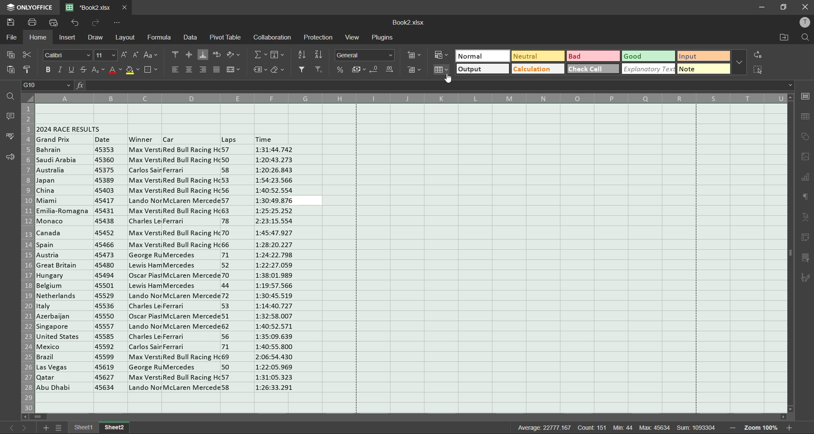  What do you see at coordinates (10, 97) in the screenshot?
I see `find` at bounding box center [10, 97].